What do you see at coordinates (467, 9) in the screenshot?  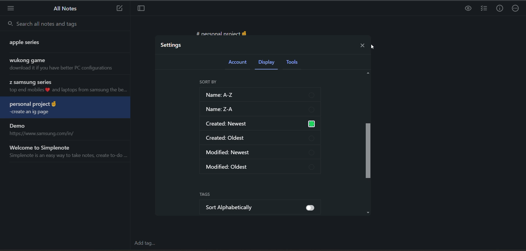 I see `preview` at bounding box center [467, 9].